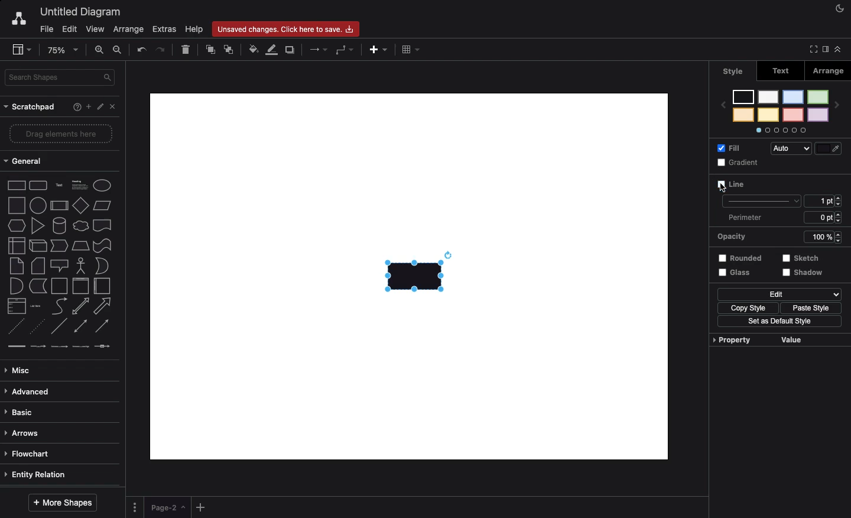  Describe the element at coordinates (167, 507) in the screenshot. I see `Page` at that location.